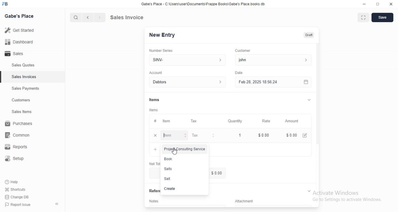 The image size is (398, 212). Describe the element at coordinates (362, 17) in the screenshot. I see `maximise` at that location.